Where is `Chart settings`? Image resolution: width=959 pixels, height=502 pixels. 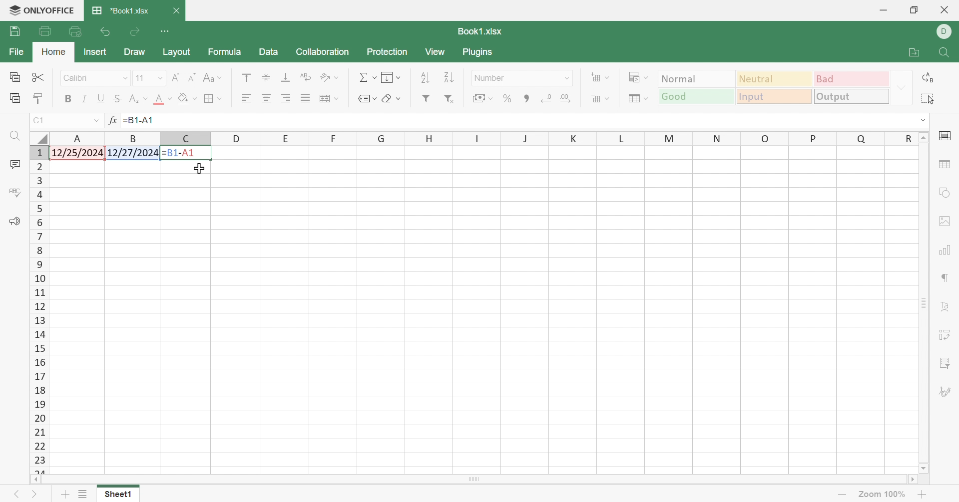
Chart settings is located at coordinates (945, 249).